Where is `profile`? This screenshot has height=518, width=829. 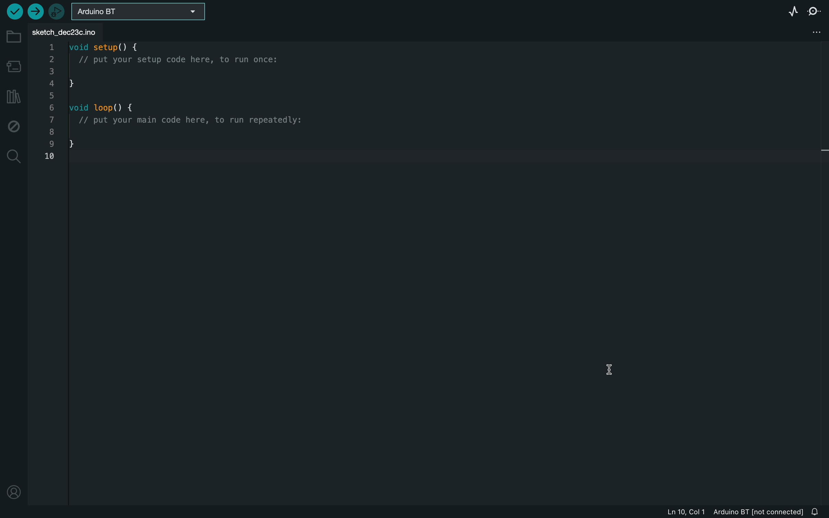 profile is located at coordinates (16, 491).